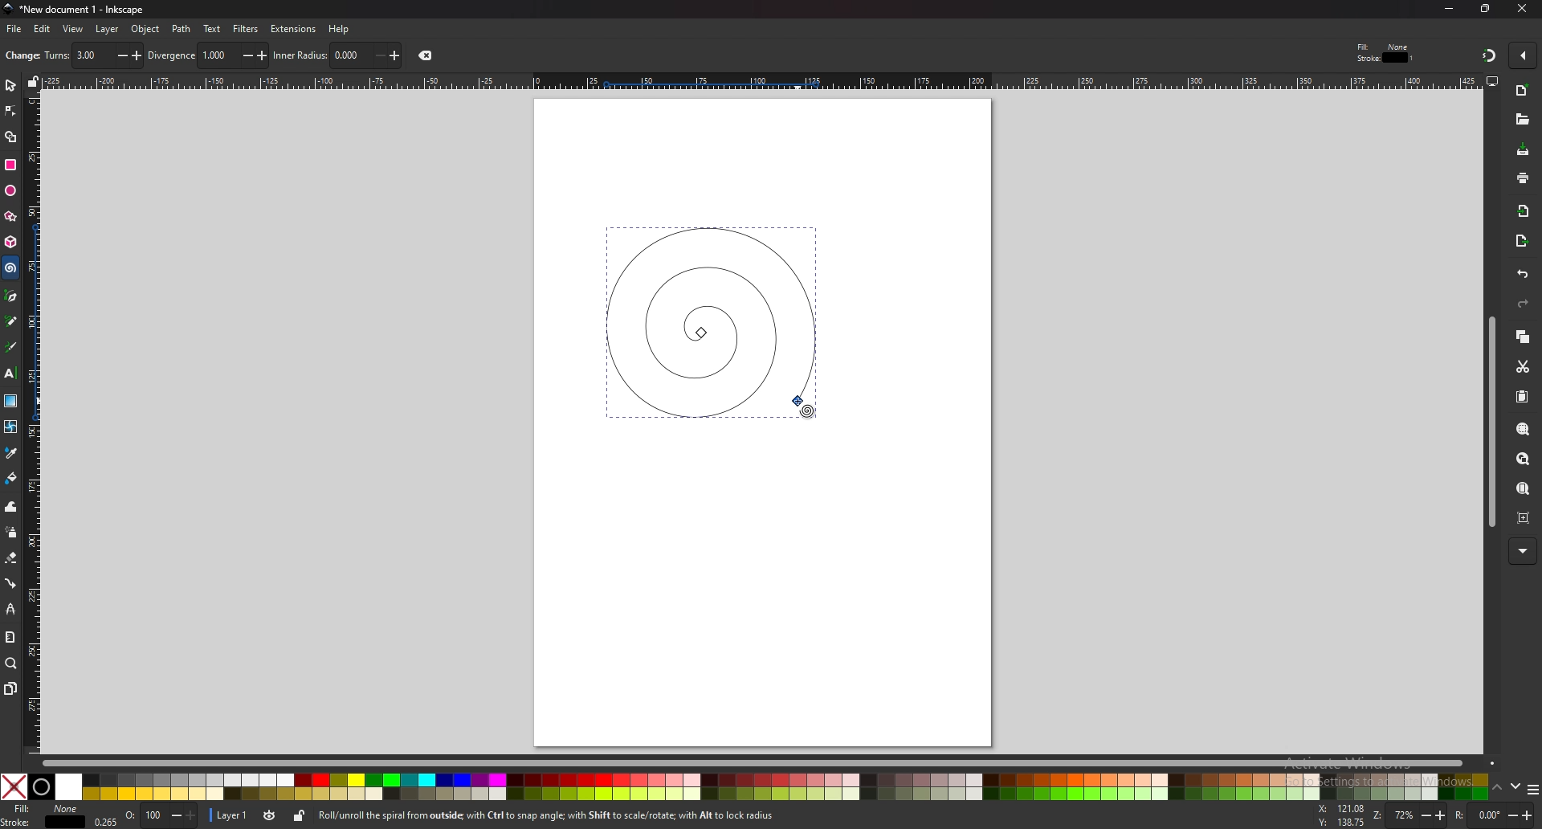 This screenshot has width=1542, height=829. Describe the element at coordinates (1523, 91) in the screenshot. I see `new` at that location.